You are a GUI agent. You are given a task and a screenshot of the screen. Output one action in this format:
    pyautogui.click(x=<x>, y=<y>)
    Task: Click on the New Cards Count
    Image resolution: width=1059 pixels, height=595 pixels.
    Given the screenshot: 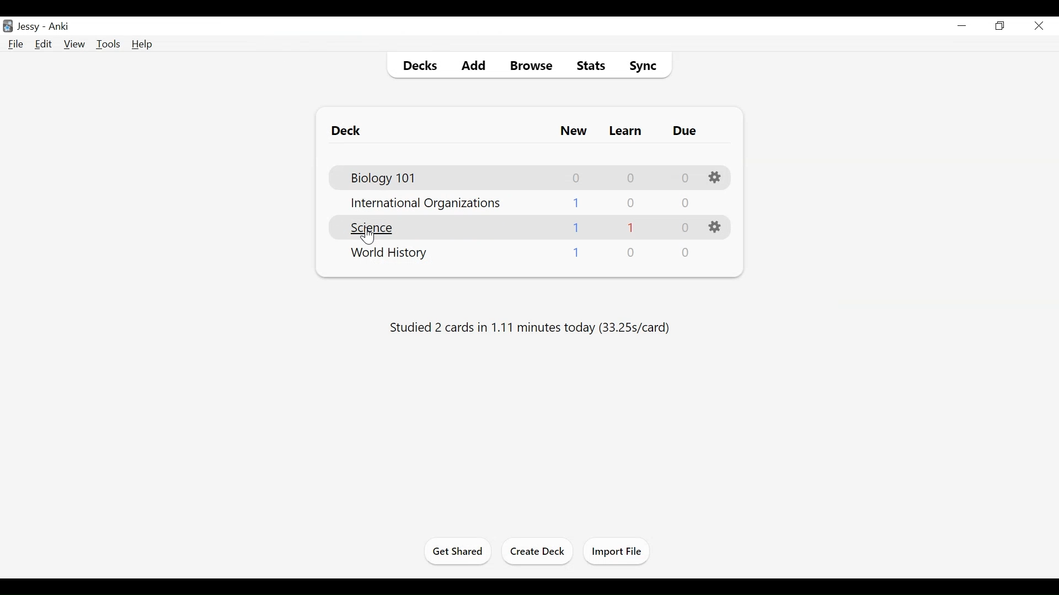 What is the action you would take?
    pyautogui.click(x=577, y=203)
    